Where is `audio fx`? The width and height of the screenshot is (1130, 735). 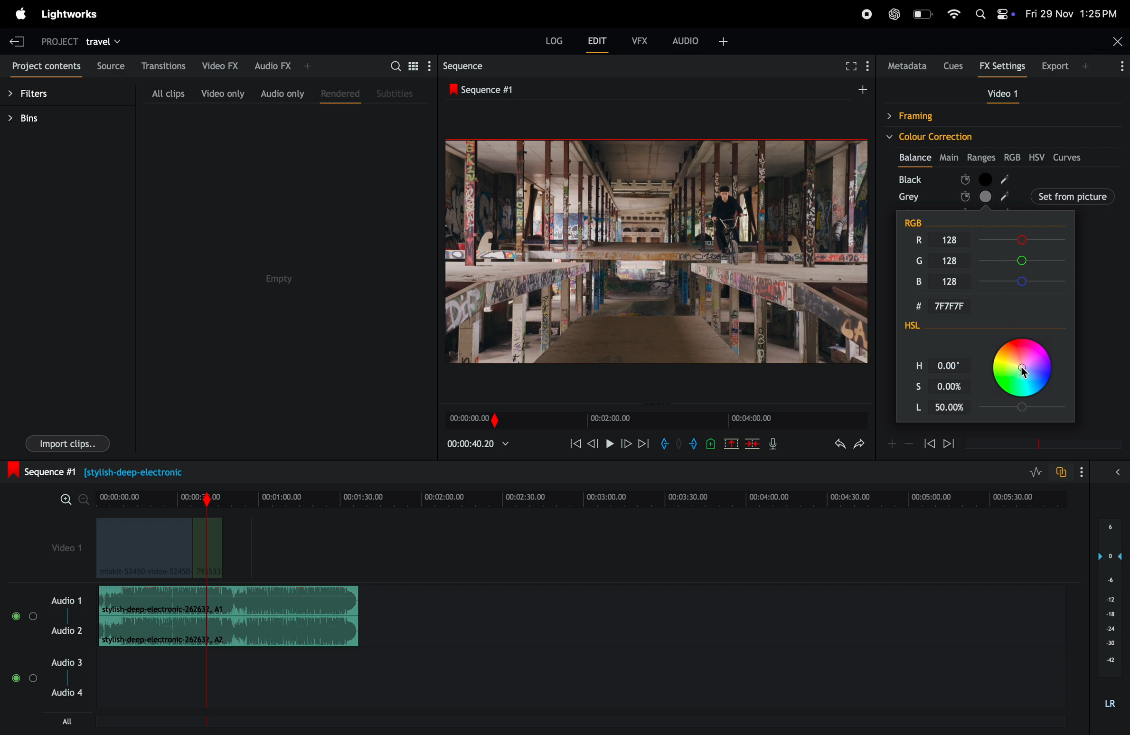
audio fx is located at coordinates (283, 66).